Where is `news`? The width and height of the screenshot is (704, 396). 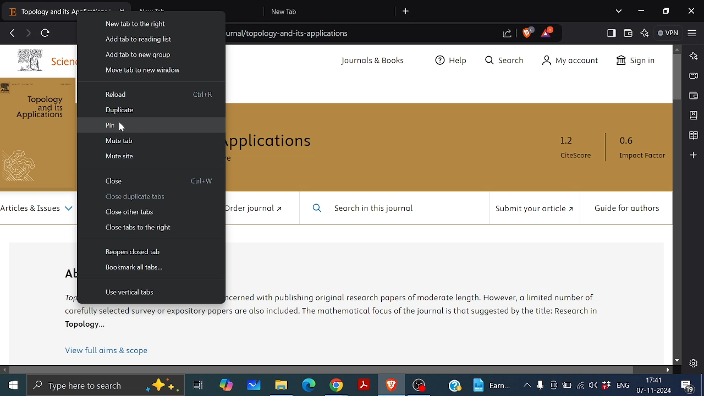 news is located at coordinates (493, 385).